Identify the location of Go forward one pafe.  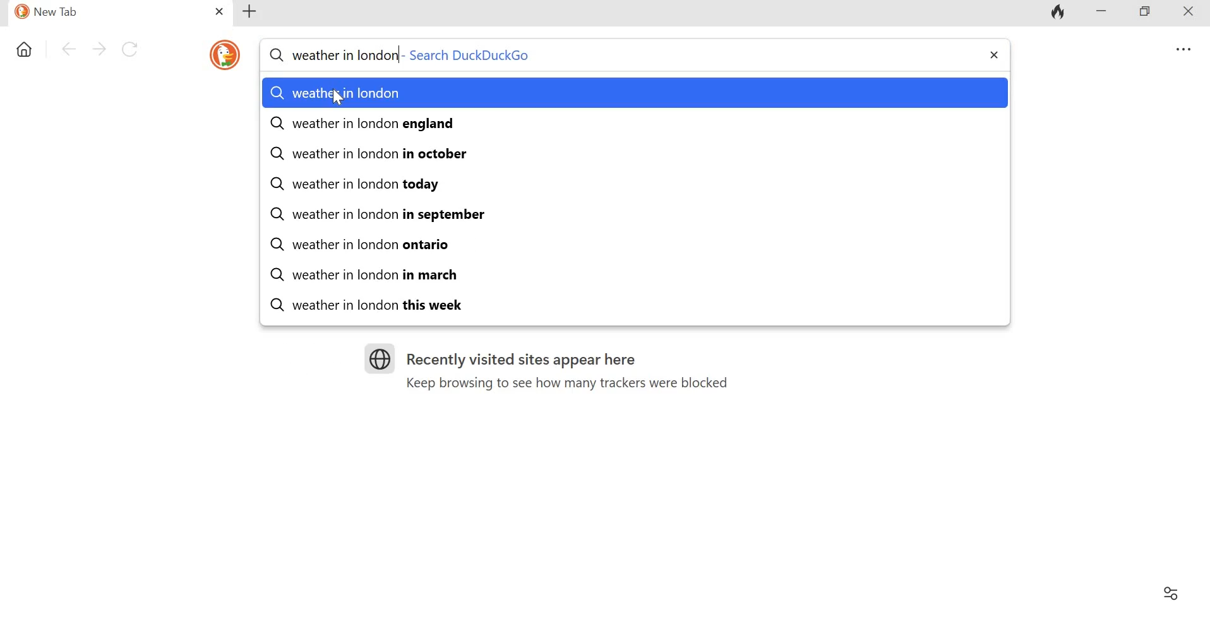
(98, 49).